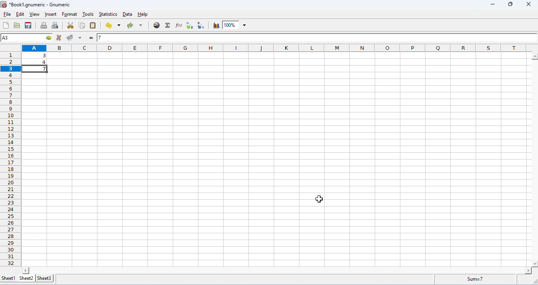  I want to click on copy, so click(82, 26).